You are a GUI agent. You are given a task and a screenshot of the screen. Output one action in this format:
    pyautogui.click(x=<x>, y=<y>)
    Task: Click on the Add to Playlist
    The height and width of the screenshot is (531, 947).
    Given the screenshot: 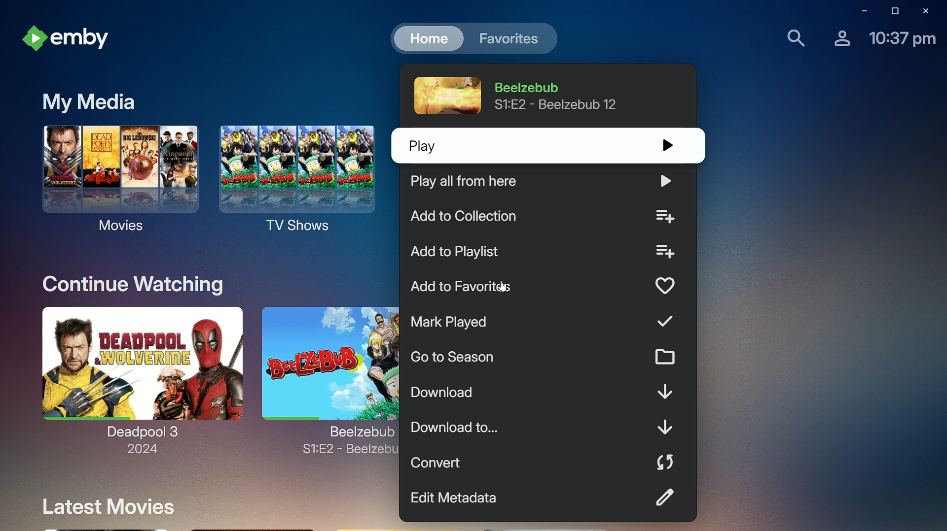 What is the action you would take?
    pyautogui.click(x=545, y=254)
    